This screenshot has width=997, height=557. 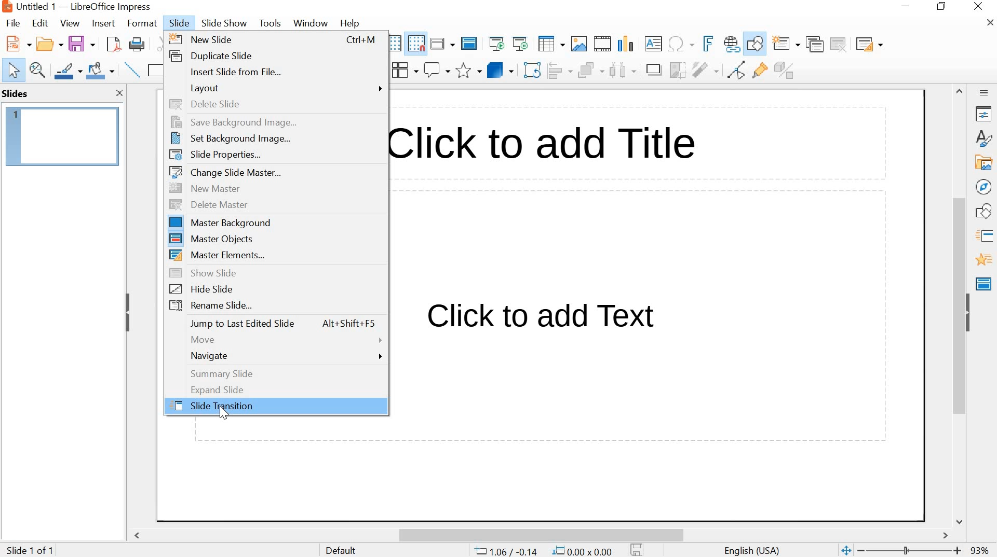 I want to click on delete slide, so click(x=274, y=105).